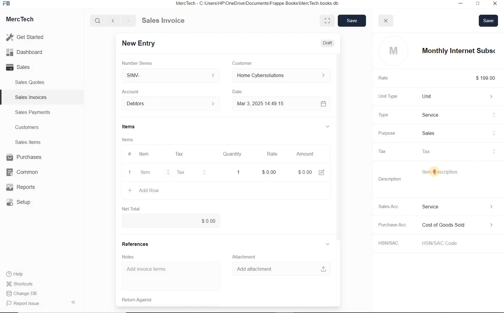 The width and height of the screenshot is (504, 313). Describe the element at coordinates (130, 256) in the screenshot. I see `Notes` at that location.